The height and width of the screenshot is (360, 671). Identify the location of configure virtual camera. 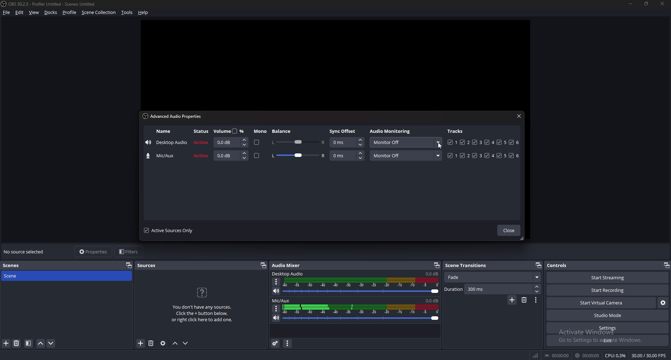
(663, 303).